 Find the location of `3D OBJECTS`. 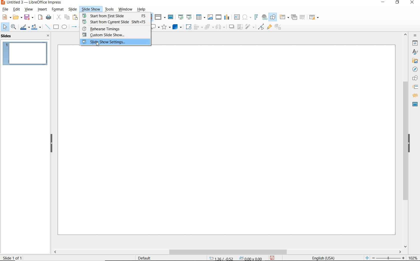

3D OBJECTS is located at coordinates (177, 27).